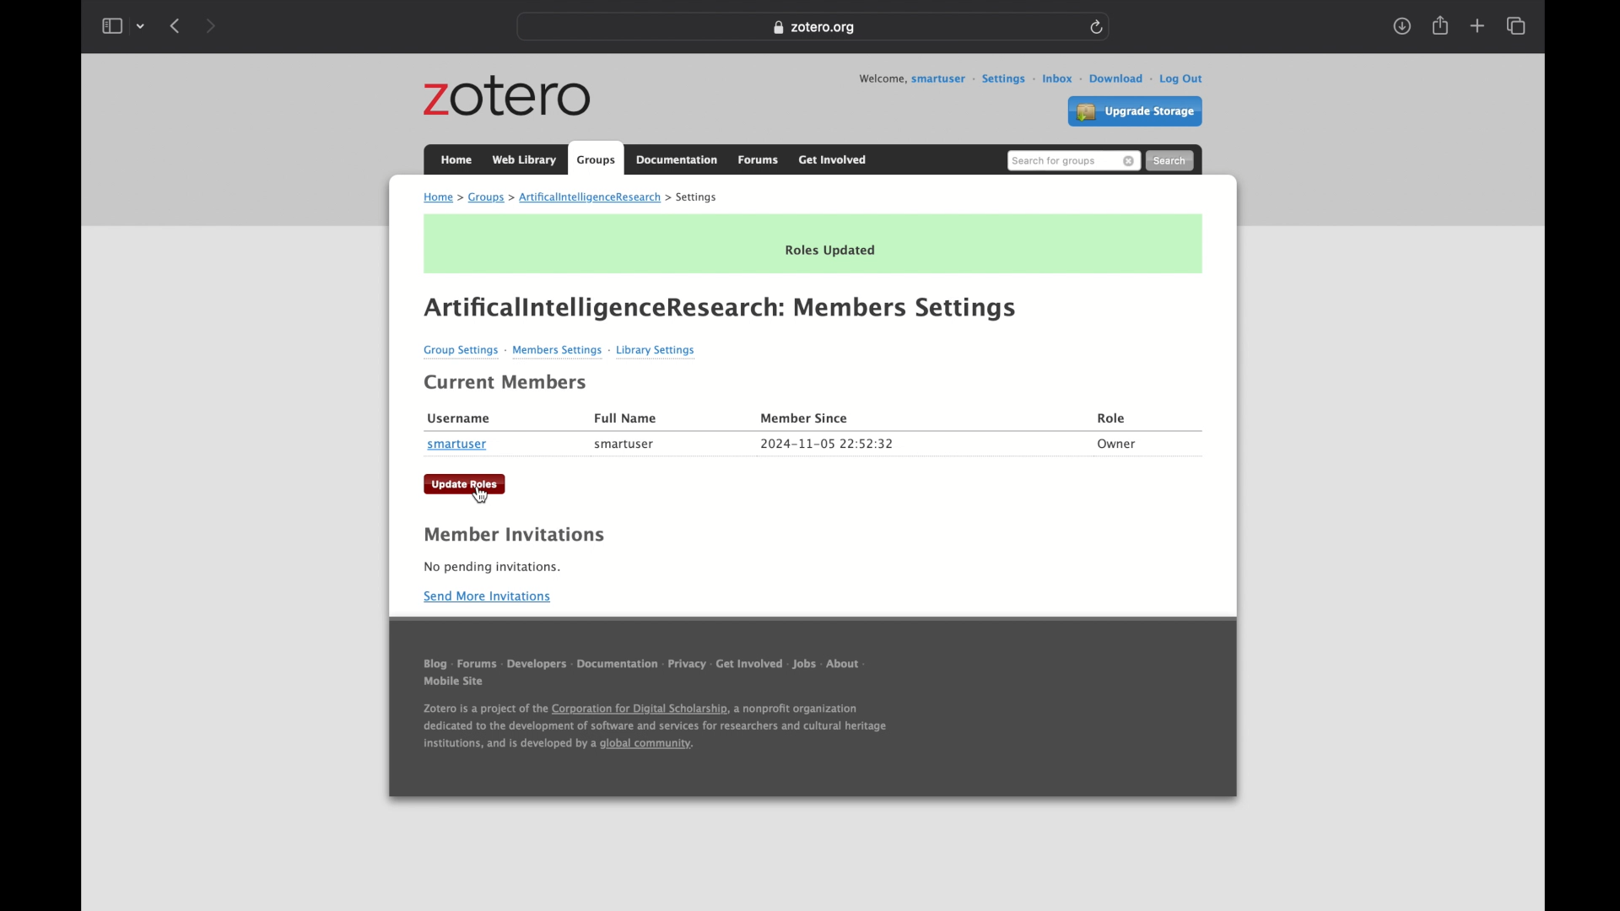  What do you see at coordinates (1098, 27) in the screenshot?
I see `refresh` at bounding box center [1098, 27].